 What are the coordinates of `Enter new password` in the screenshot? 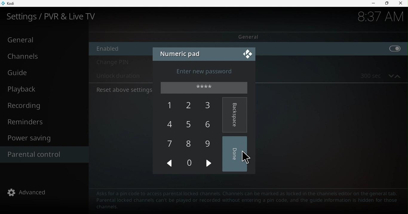 It's located at (211, 71).